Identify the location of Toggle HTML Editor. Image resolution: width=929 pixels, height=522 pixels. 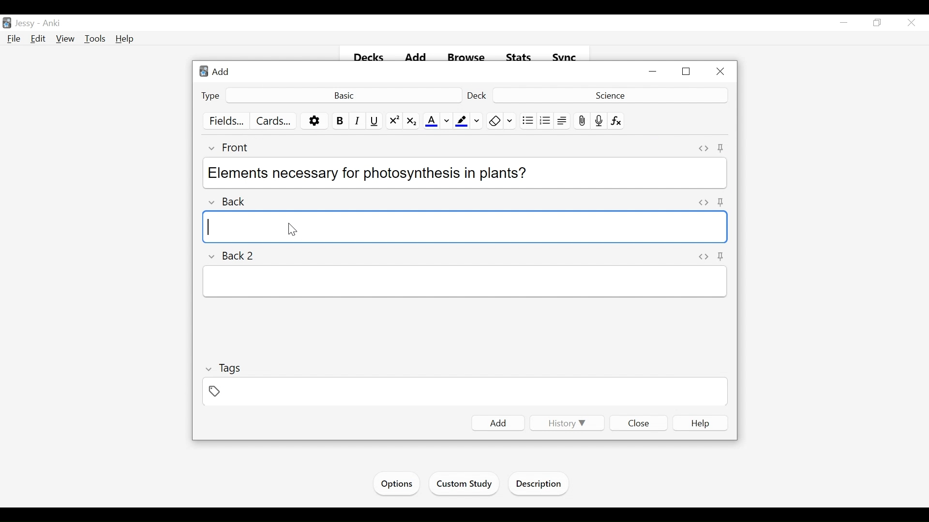
(704, 148).